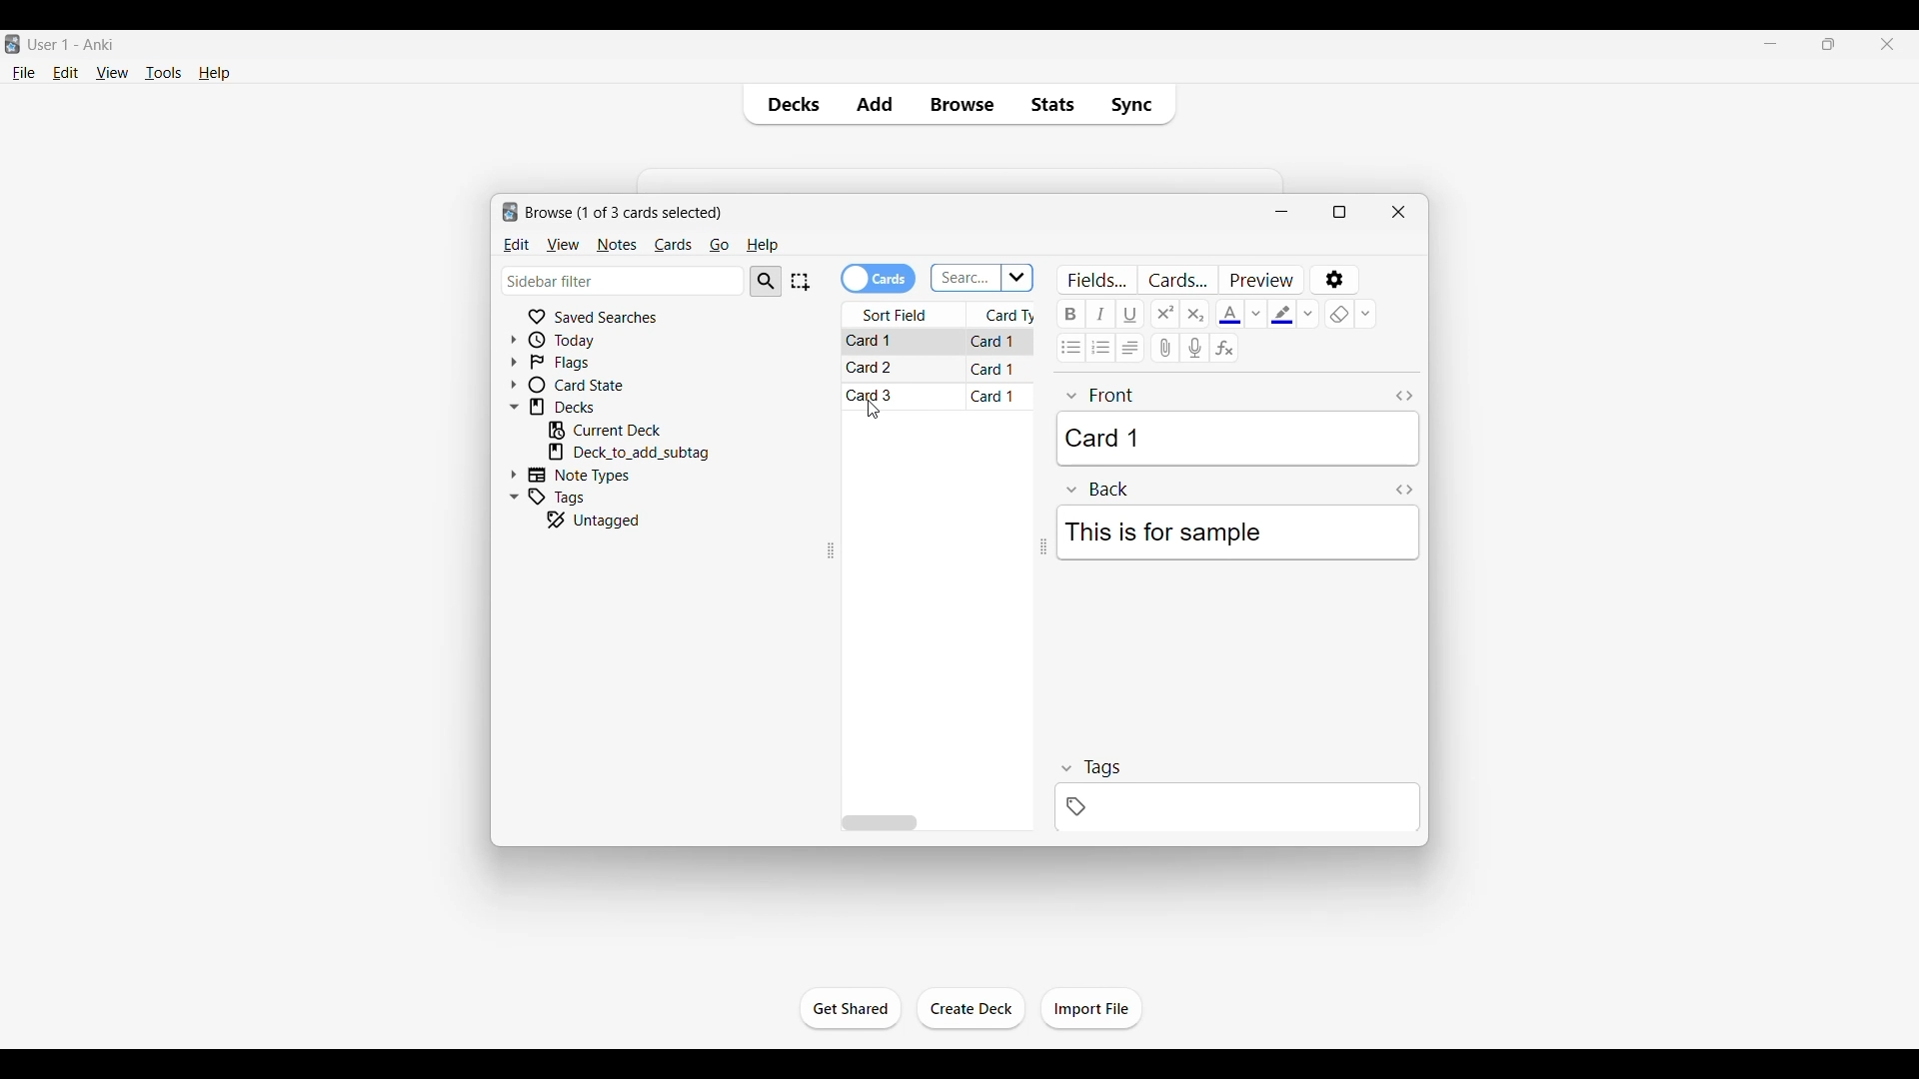 The width and height of the screenshot is (1919, 1079). I want to click on This is for sample, so click(1236, 533).